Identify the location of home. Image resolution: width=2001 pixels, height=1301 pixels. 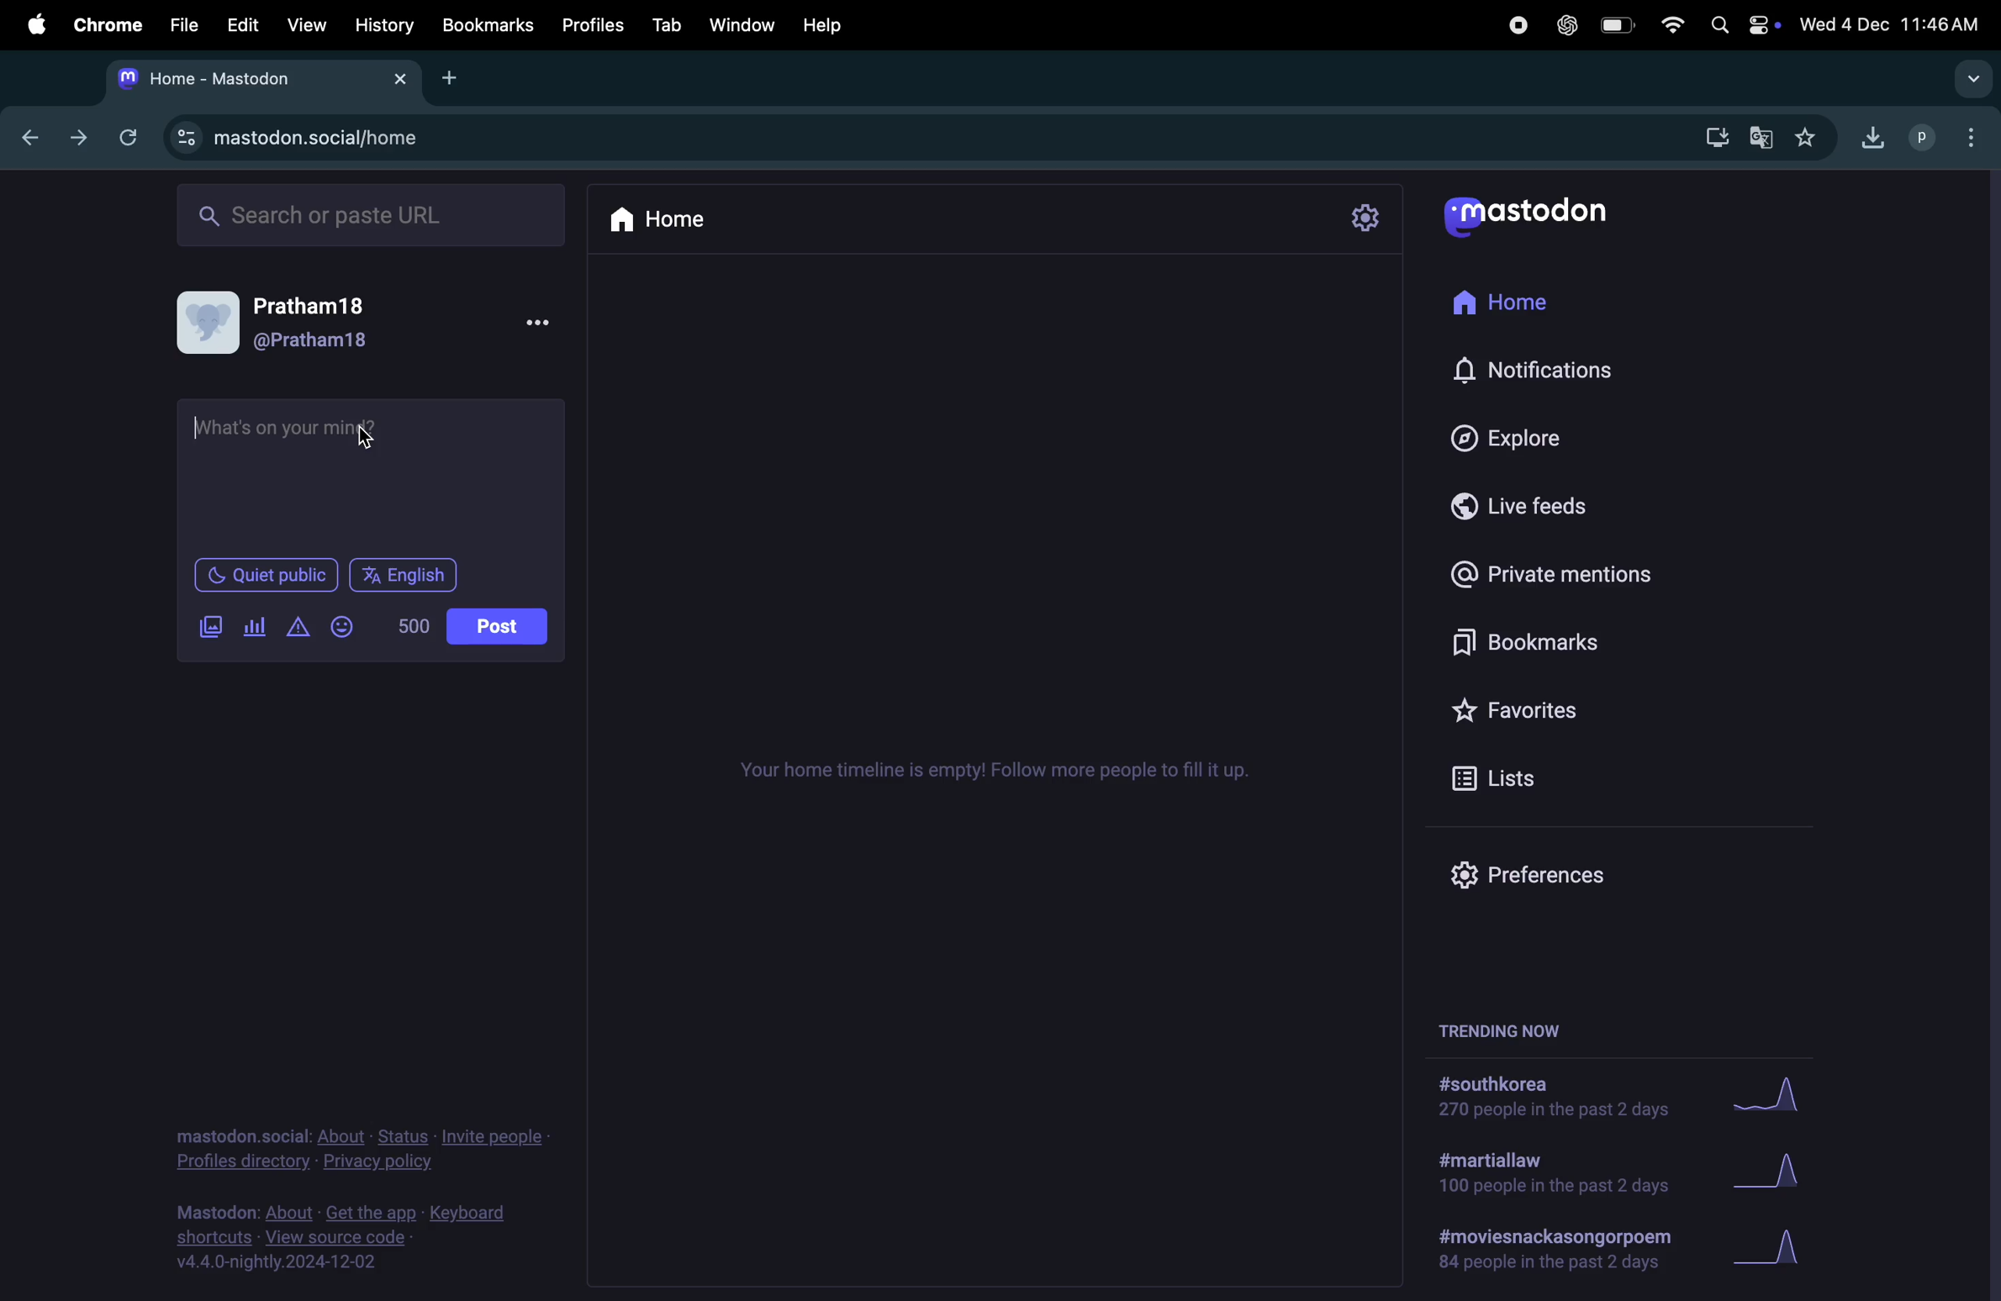
(1508, 304).